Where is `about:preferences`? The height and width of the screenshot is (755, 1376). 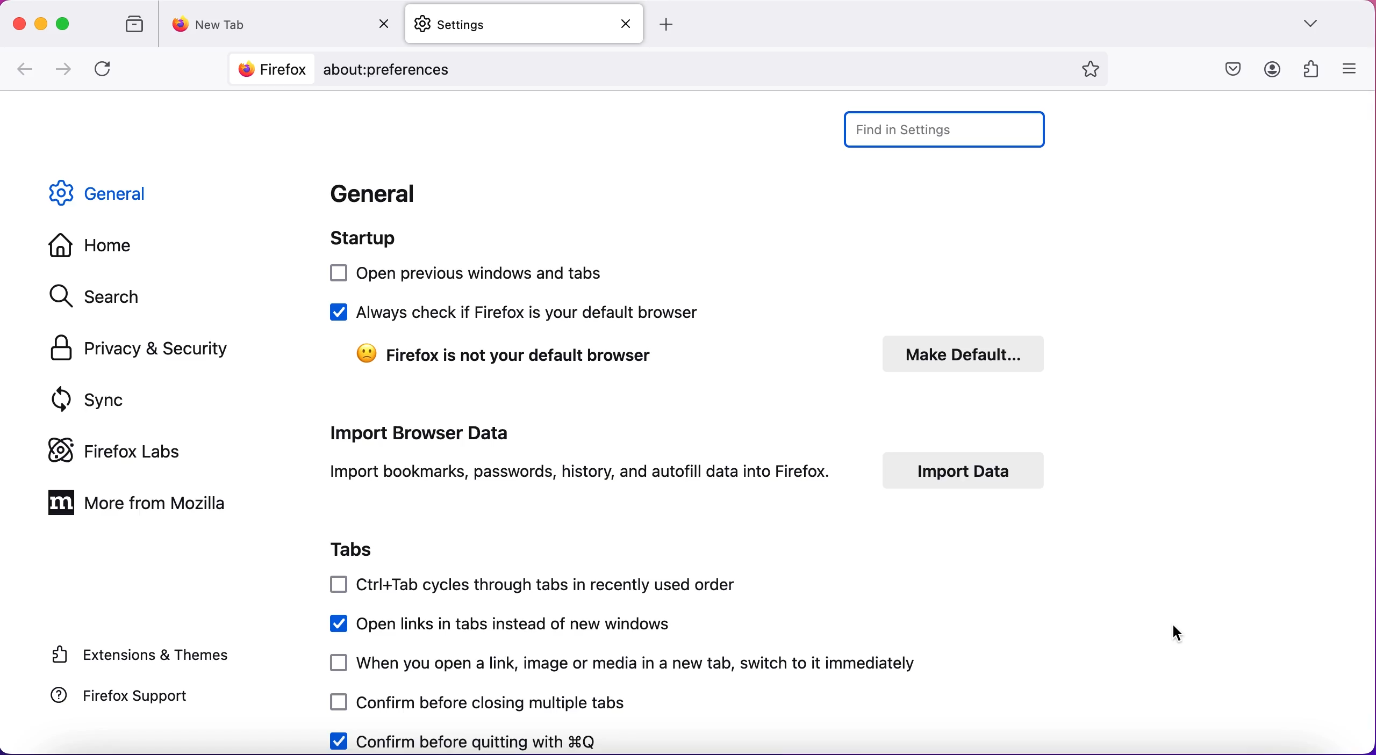
about:preferences is located at coordinates (655, 71).